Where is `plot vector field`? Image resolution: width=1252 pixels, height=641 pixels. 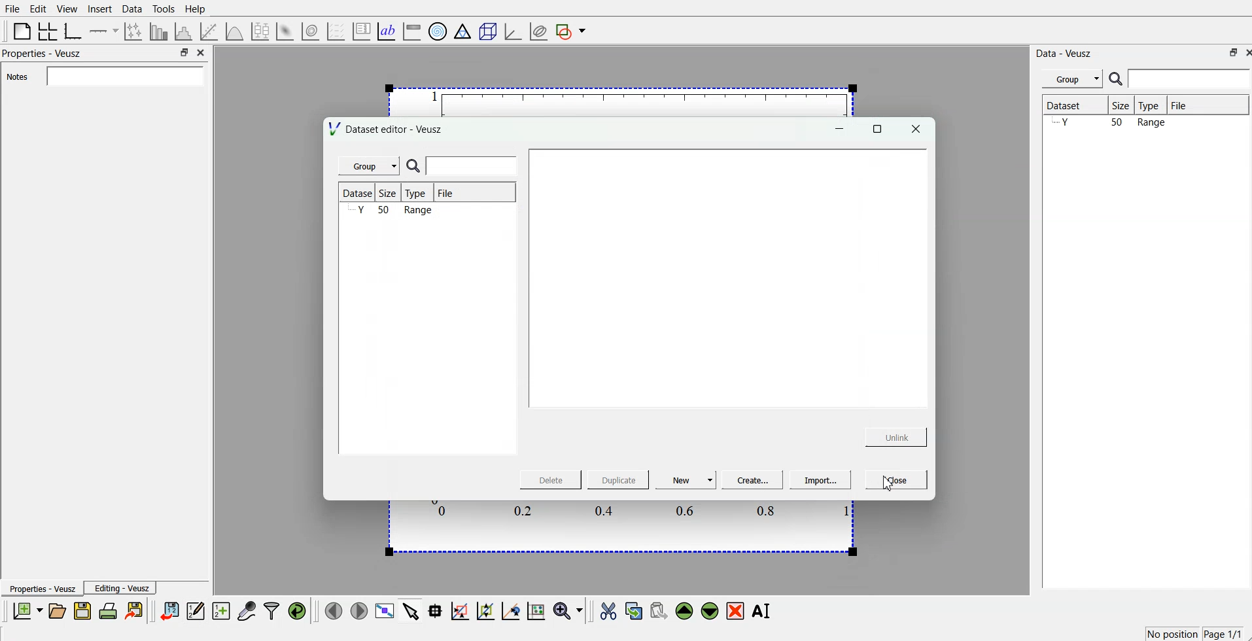
plot vector field is located at coordinates (335, 29).